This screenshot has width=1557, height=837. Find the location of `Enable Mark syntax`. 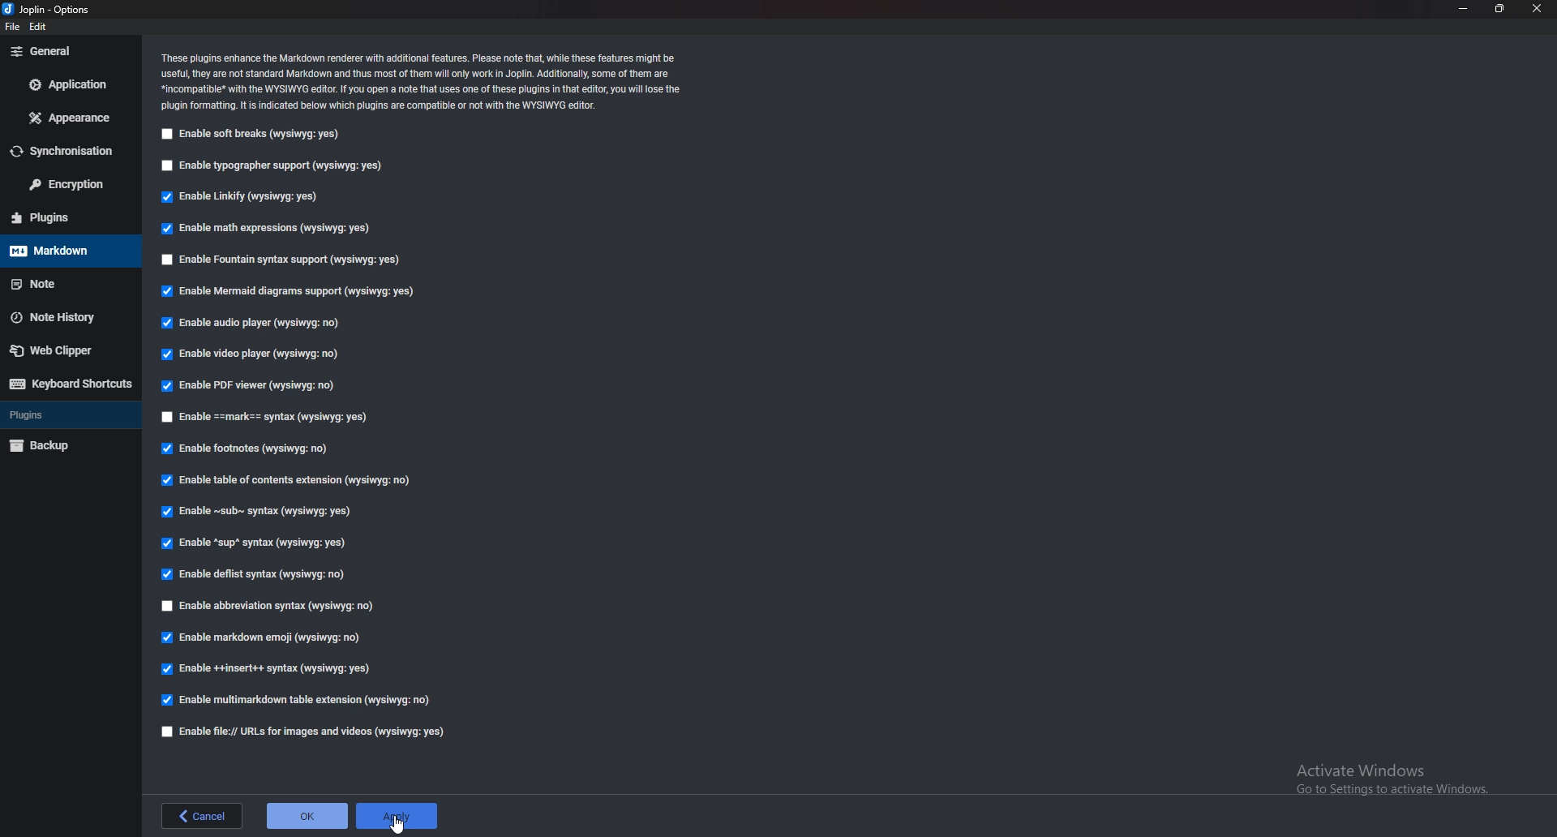

Enable Mark syntax is located at coordinates (294, 418).